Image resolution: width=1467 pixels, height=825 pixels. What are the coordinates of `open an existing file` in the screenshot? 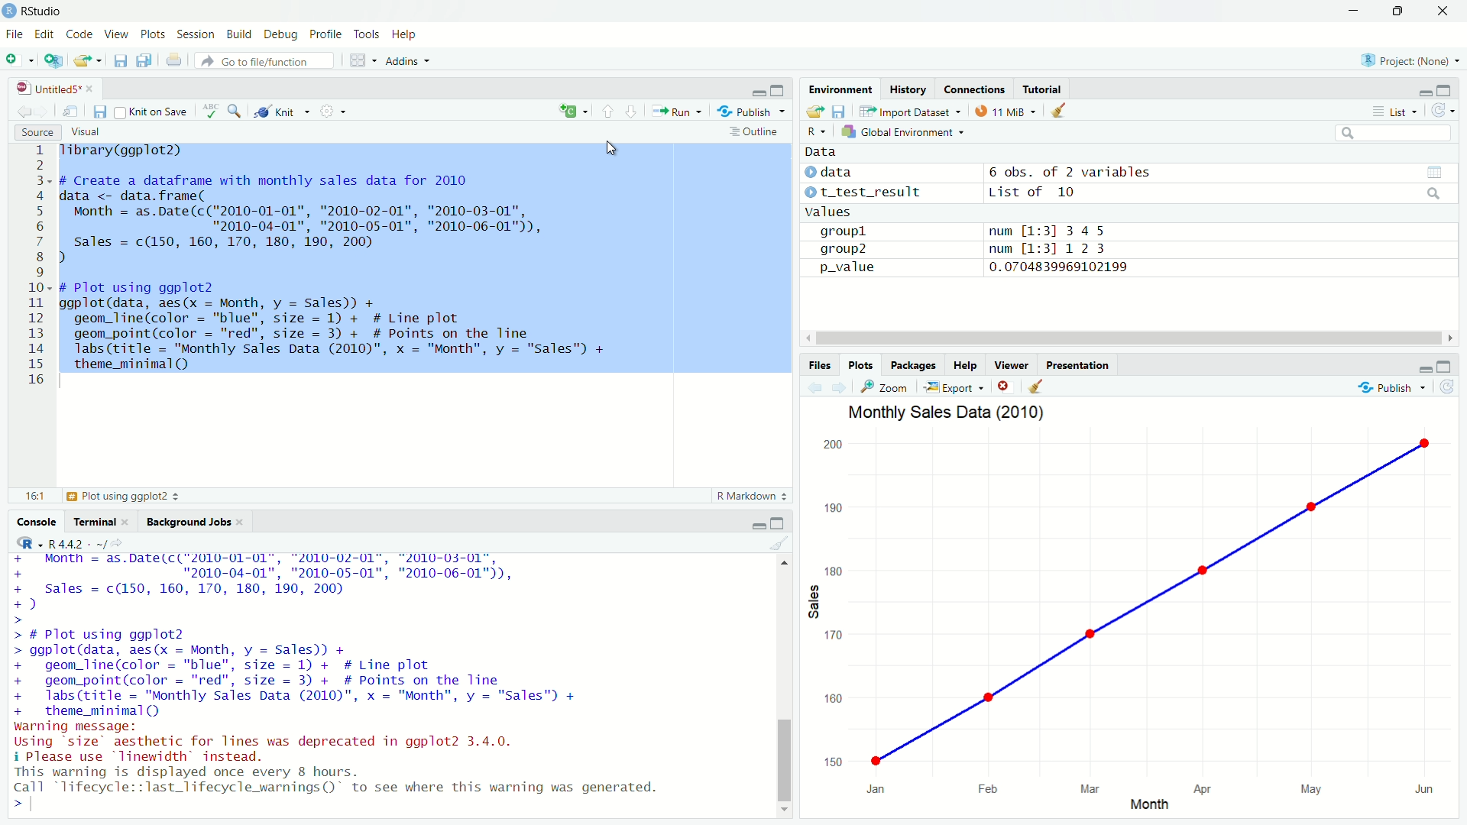 It's located at (89, 61).